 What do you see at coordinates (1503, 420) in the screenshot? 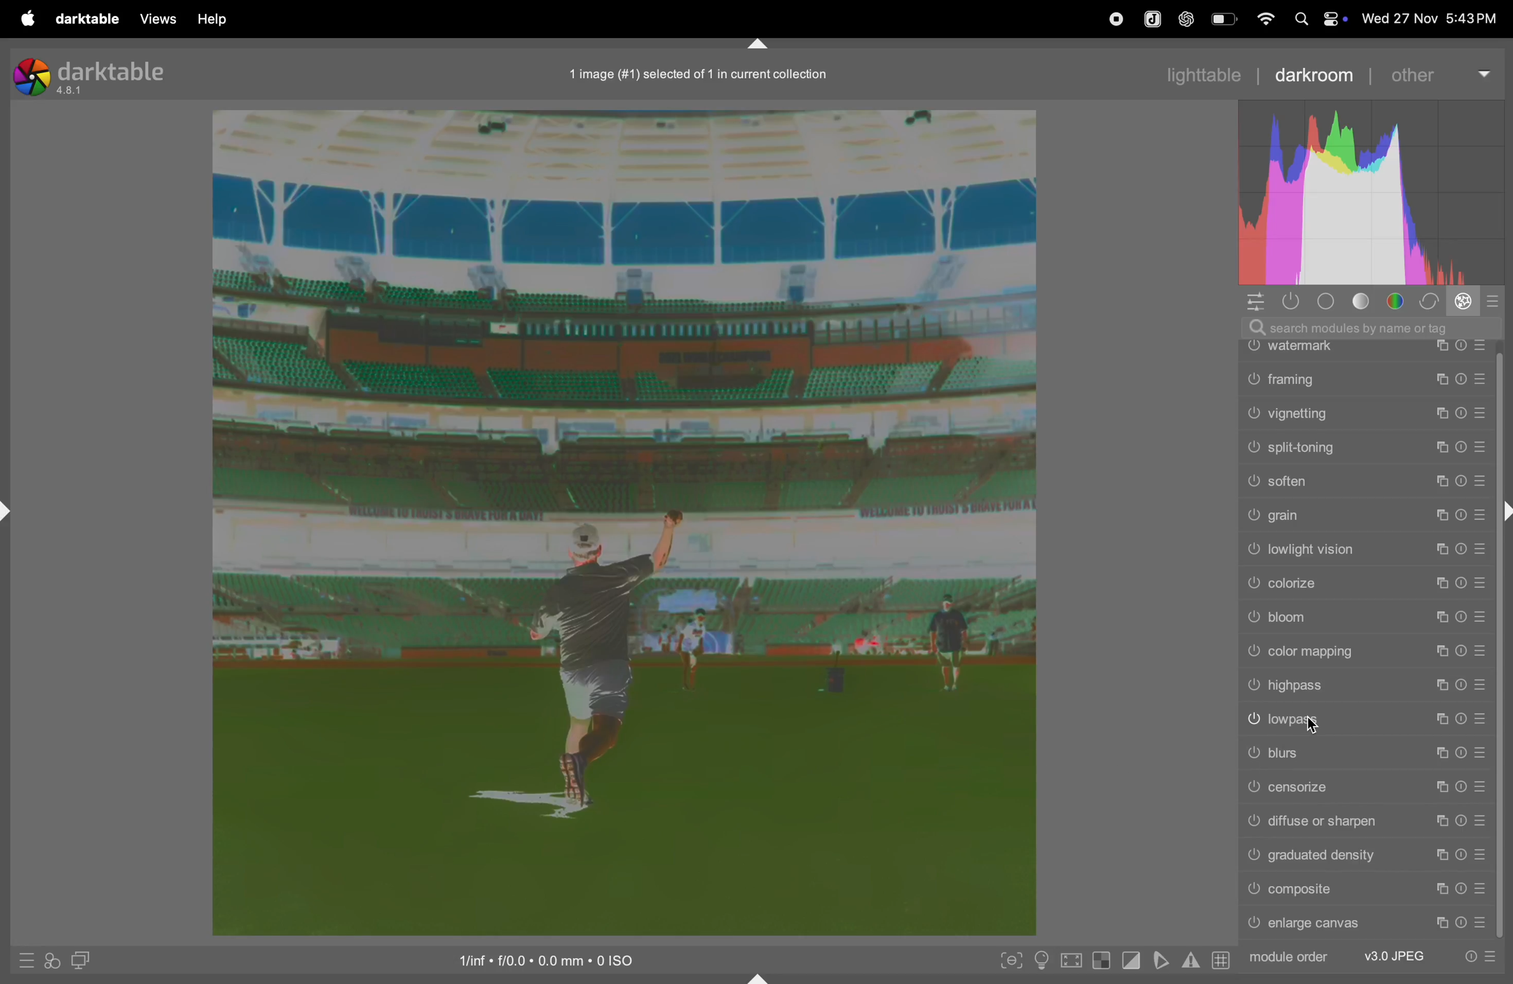
I see `scroll bar` at bounding box center [1503, 420].